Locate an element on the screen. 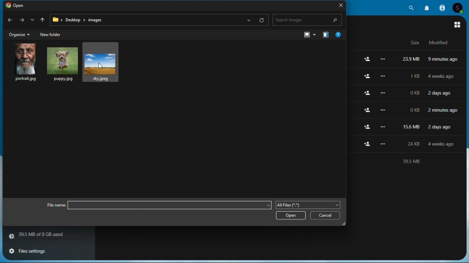  up is located at coordinates (43, 21).